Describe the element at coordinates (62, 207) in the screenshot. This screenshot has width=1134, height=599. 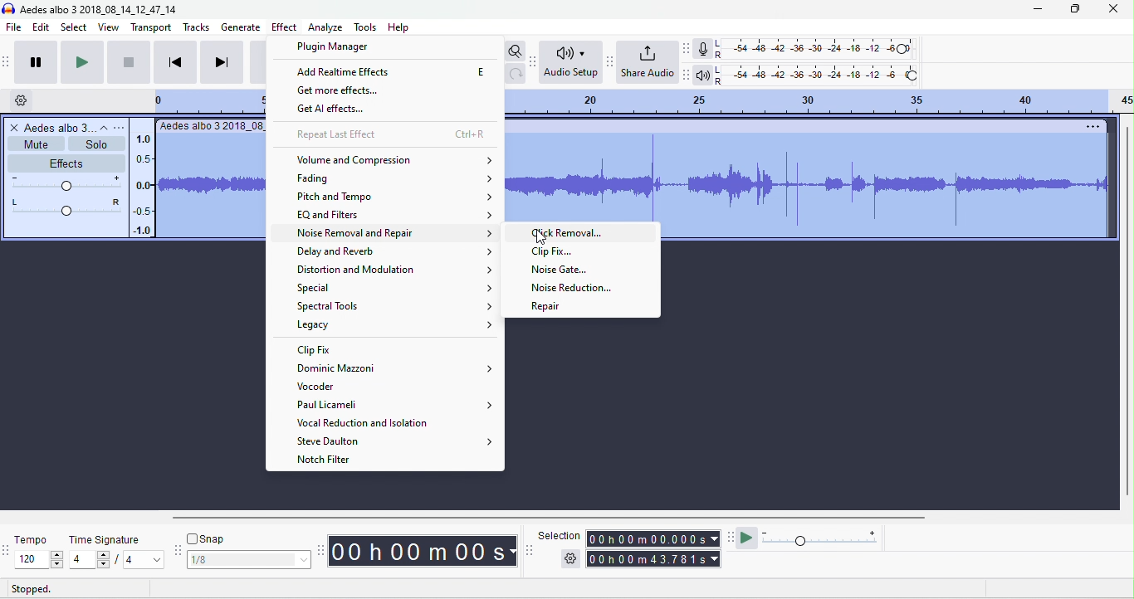
I see `pan` at that location.